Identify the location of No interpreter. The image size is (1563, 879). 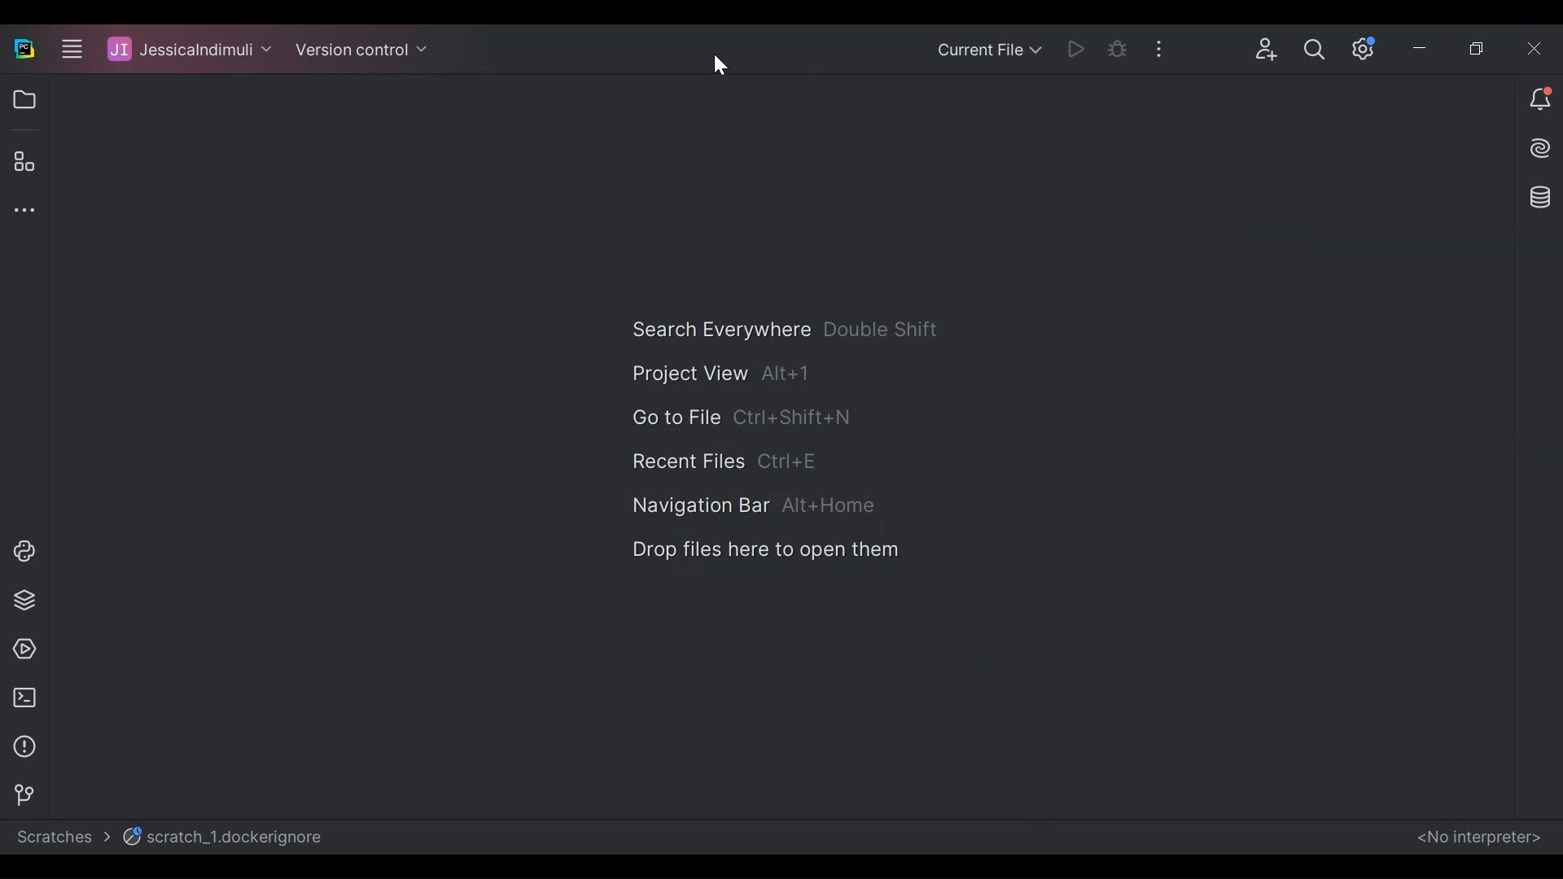
(1478, 838).